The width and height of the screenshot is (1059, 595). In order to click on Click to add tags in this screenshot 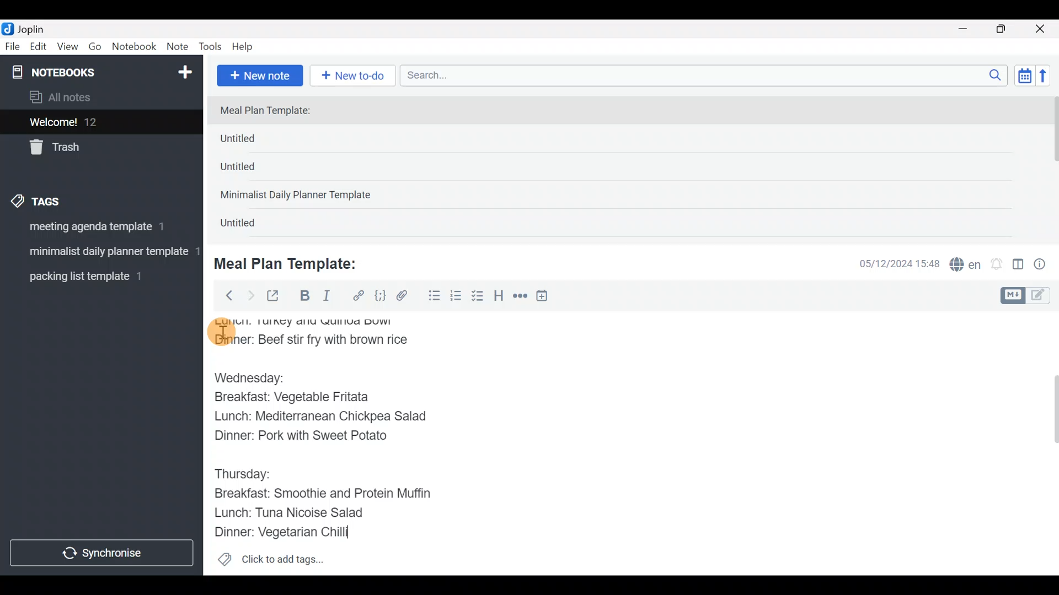, I will do `click(270, 563)`.